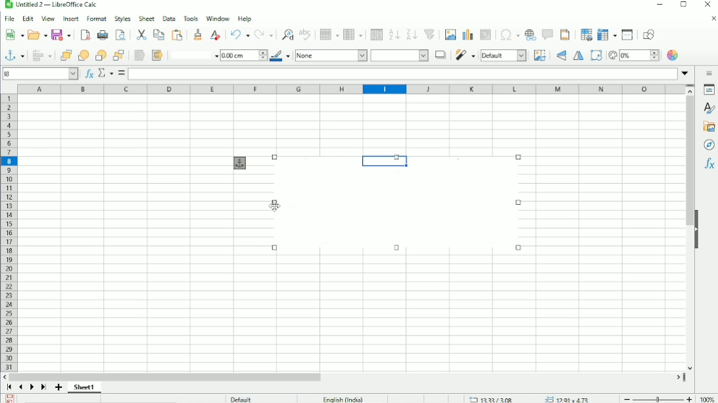  Describe the element at coordinates (530, 398) in the screenshot. I see `Cursor position` at that location.